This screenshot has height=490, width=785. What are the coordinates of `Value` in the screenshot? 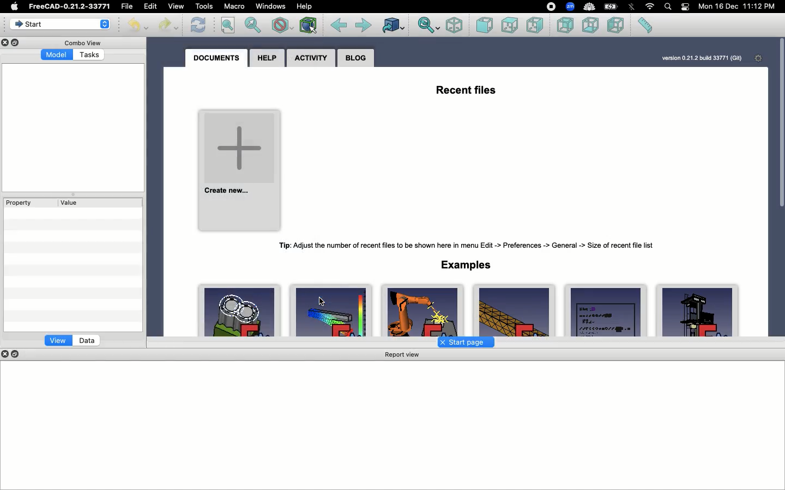 It's located at (69, 201).